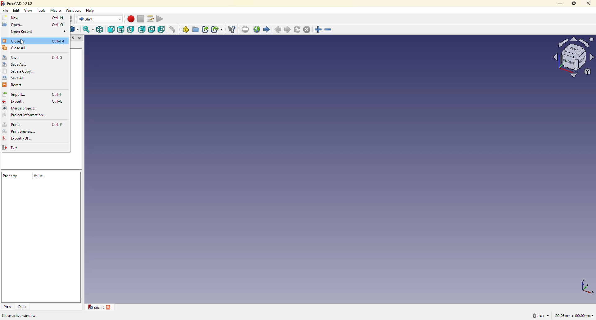 This screenshot has height=320, width=596. What do you see at coordinates (64, 31) in the screenshot?
I see `expand icon` at bounding box center [64, 31].